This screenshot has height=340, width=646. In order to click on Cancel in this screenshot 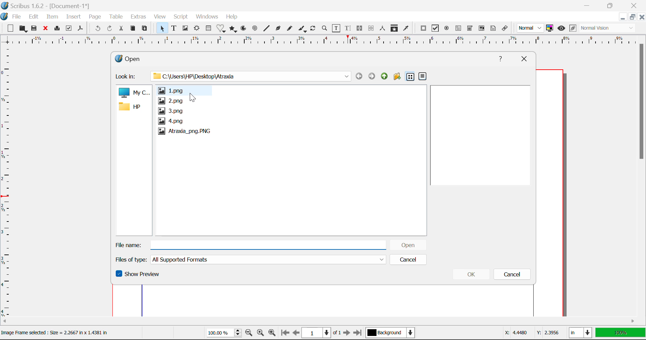, I will do `click(514, 275)`.